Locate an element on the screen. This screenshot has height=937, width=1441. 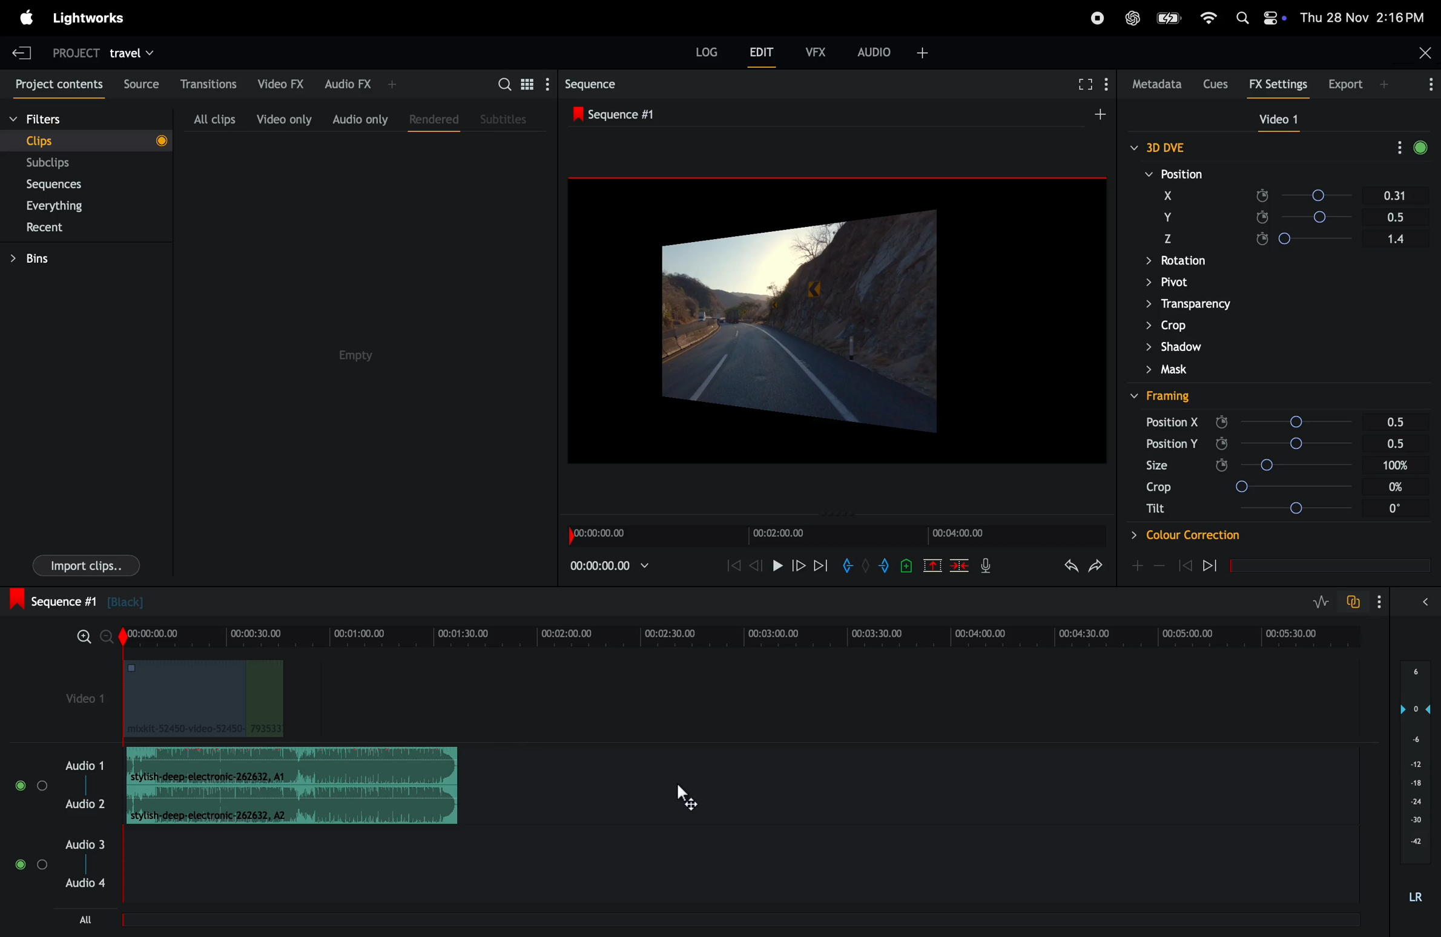
 is located at coordinates (1169, 444).